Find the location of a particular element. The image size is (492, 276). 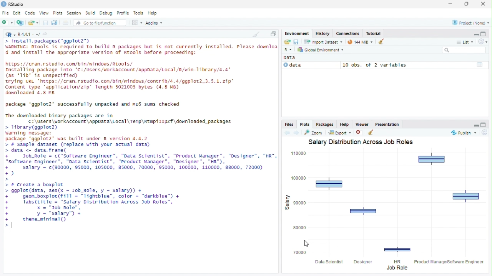

minimize is located at coordinates (474, 125).